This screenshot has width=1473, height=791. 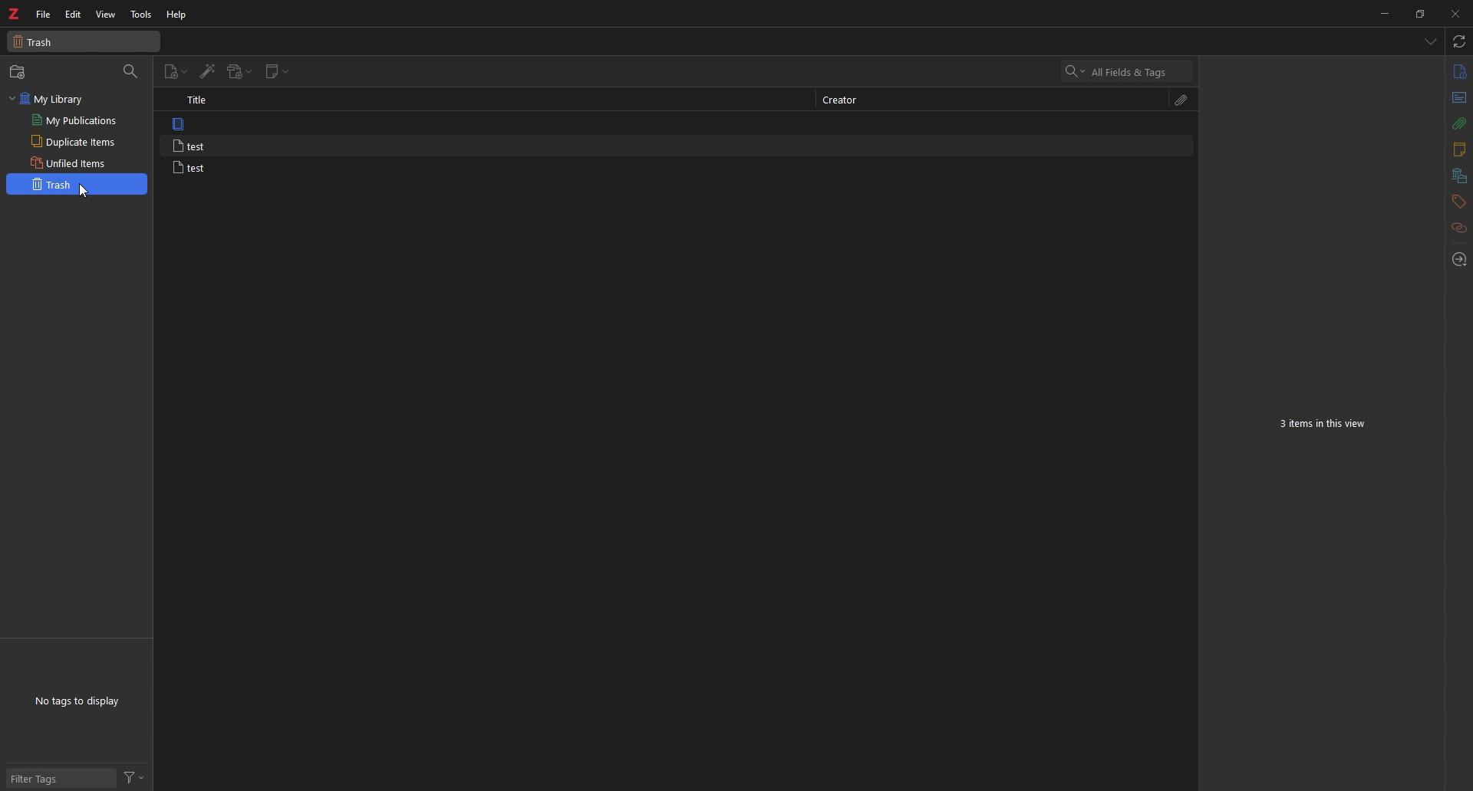 What do you see at coordinates (81, 701) in the screenshot?
I see `tags to display` at bounding box center [81, 701].